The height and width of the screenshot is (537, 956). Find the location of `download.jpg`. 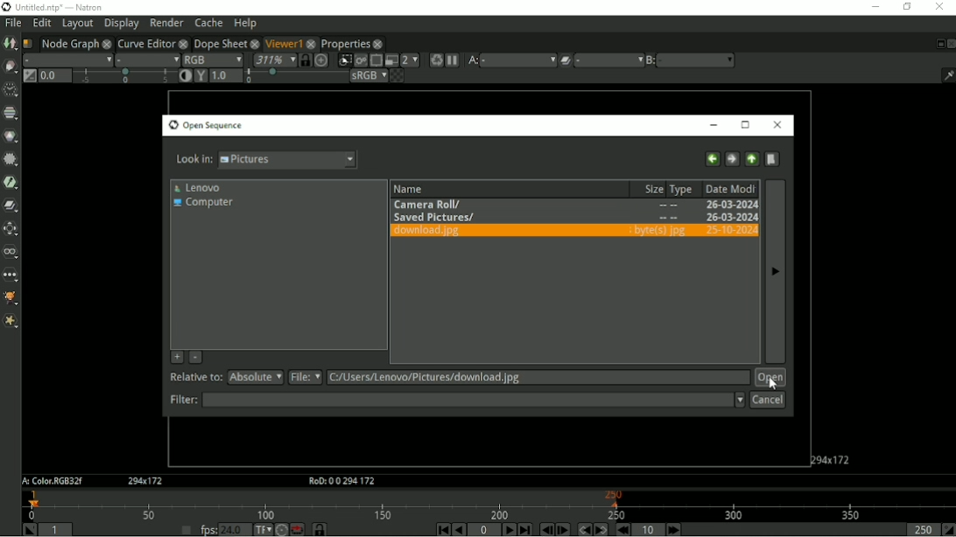

download.jpg is located at coordinates (575, 231).